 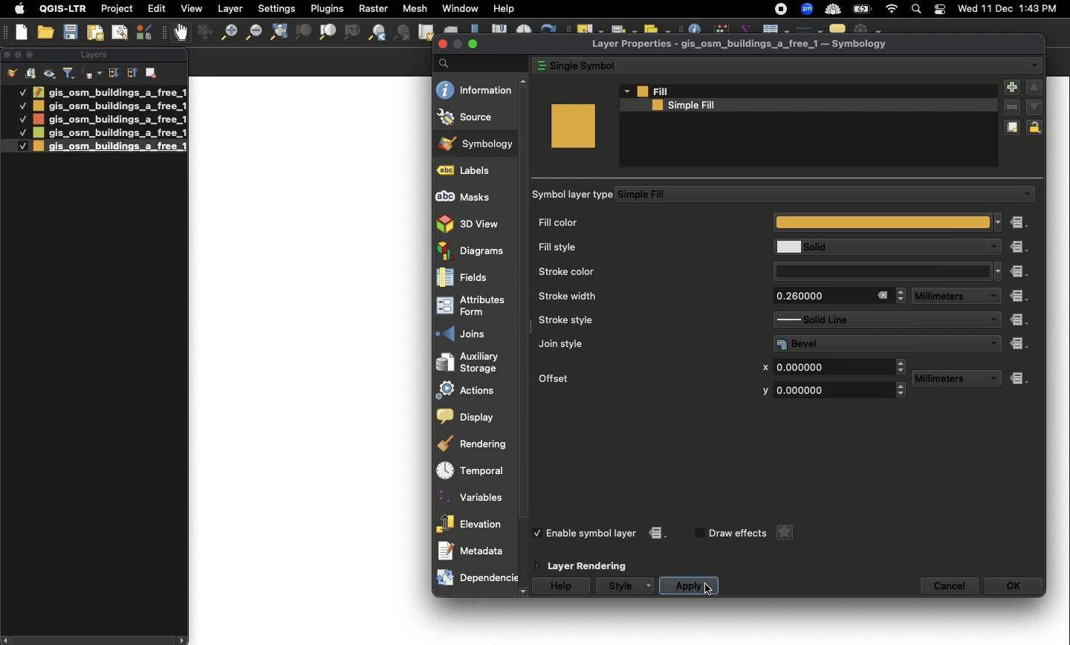 I want to click on Checked, so click(x=21, y=132).